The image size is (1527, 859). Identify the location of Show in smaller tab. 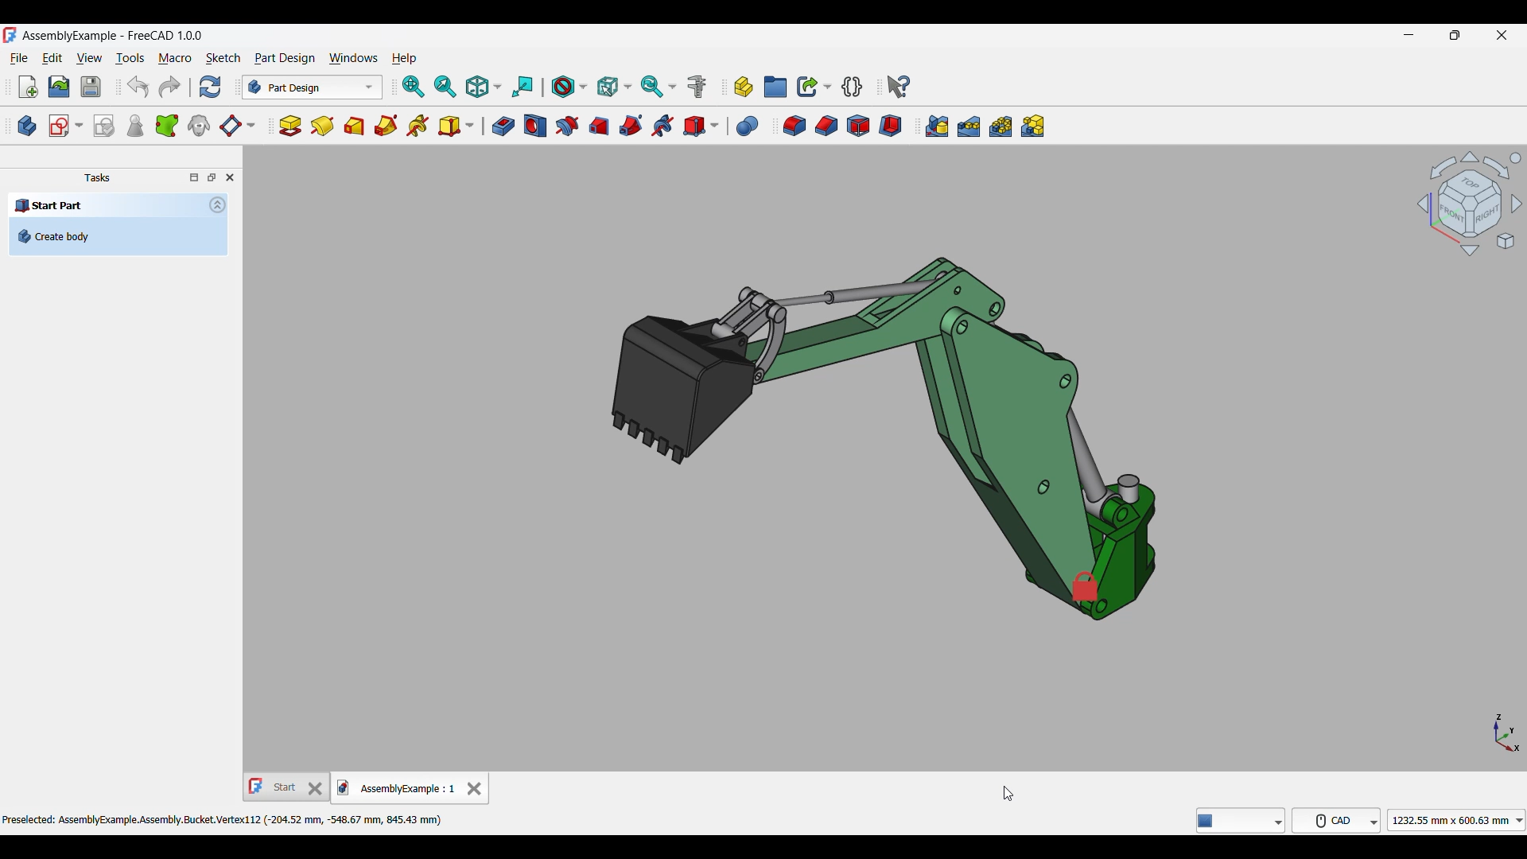
(1455, 35).